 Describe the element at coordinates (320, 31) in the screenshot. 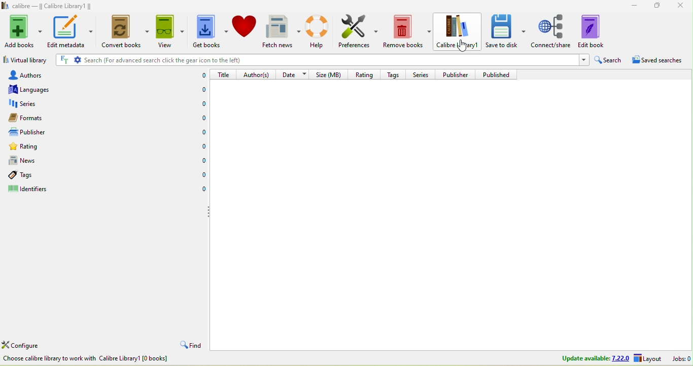

I see `help` at that location.